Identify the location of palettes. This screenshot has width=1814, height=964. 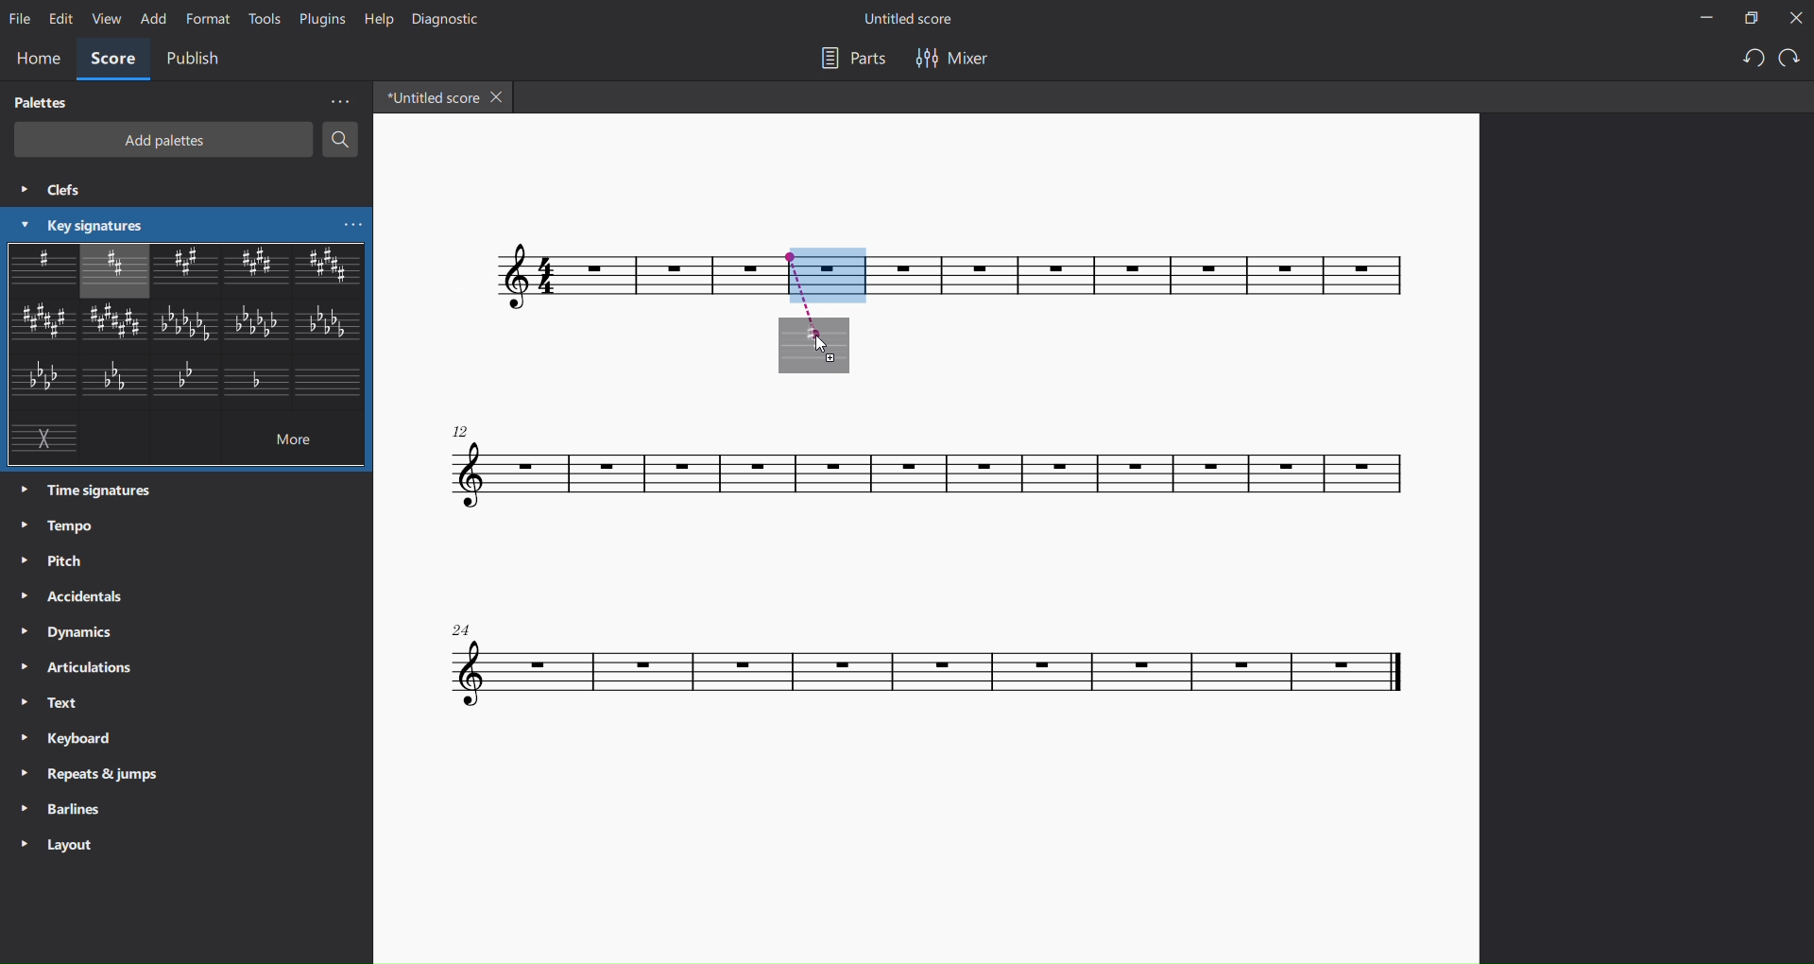
(38, 102).